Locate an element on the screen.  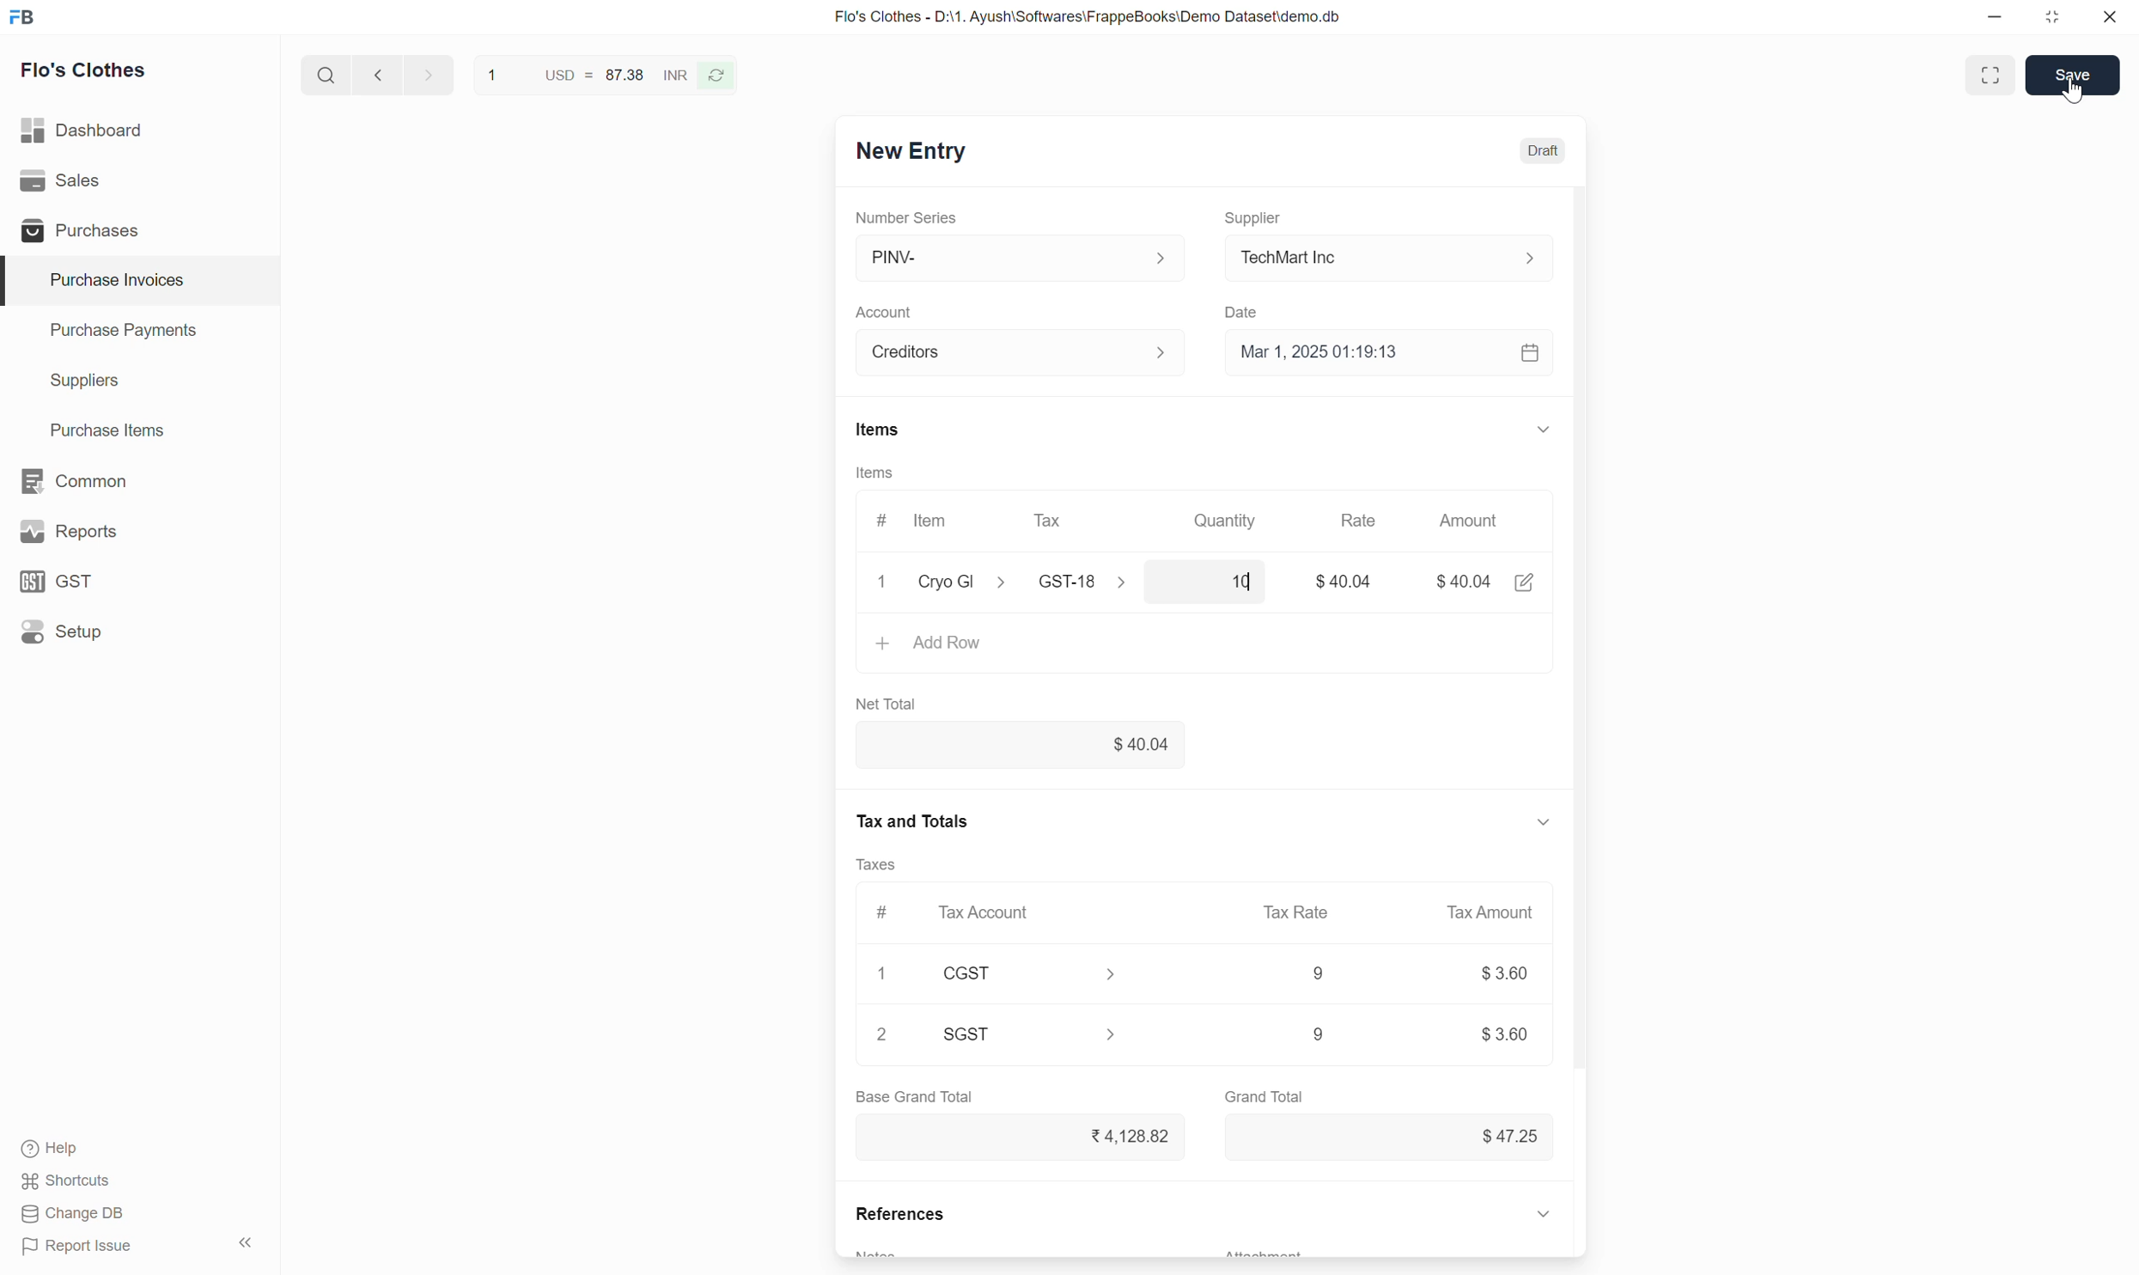
Items is located at coordinates (874, 473).